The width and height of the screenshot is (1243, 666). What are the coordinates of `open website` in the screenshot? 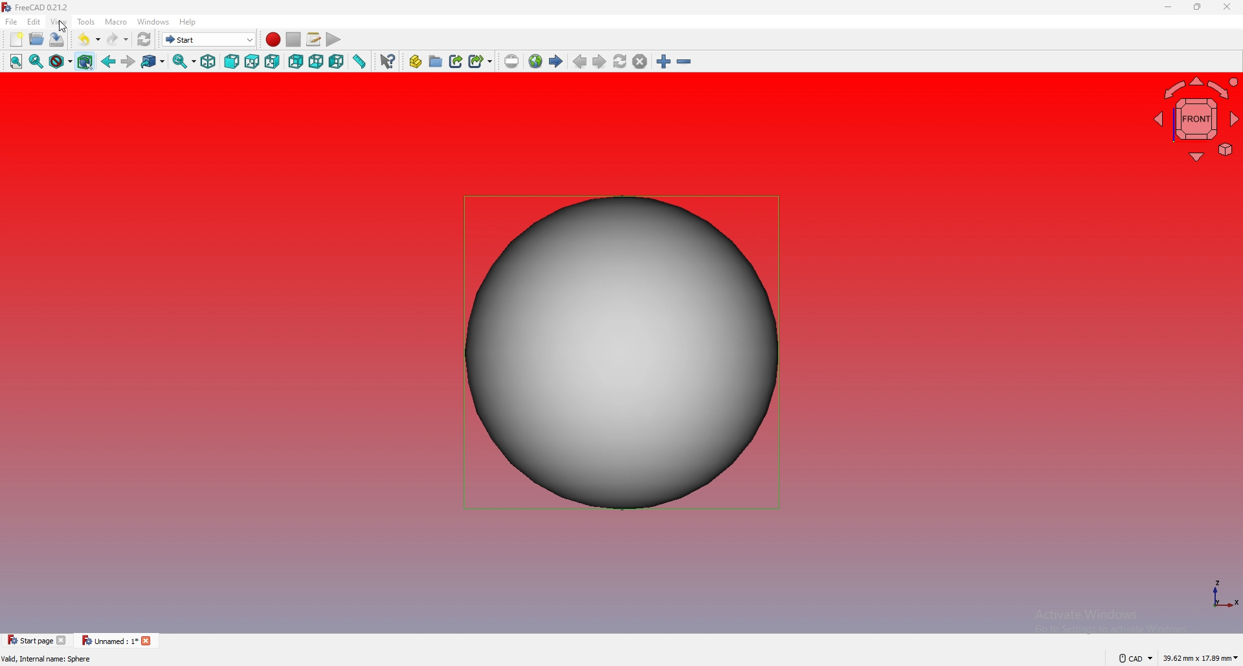 It's located at (535, 61).